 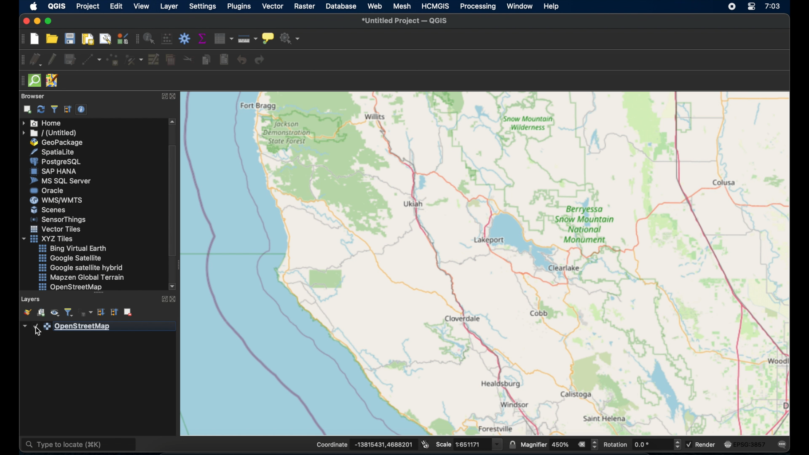 What do you see at coordinates (40, 122) in the screenshot?
I see `home menu` at bounding box center [40, 122].